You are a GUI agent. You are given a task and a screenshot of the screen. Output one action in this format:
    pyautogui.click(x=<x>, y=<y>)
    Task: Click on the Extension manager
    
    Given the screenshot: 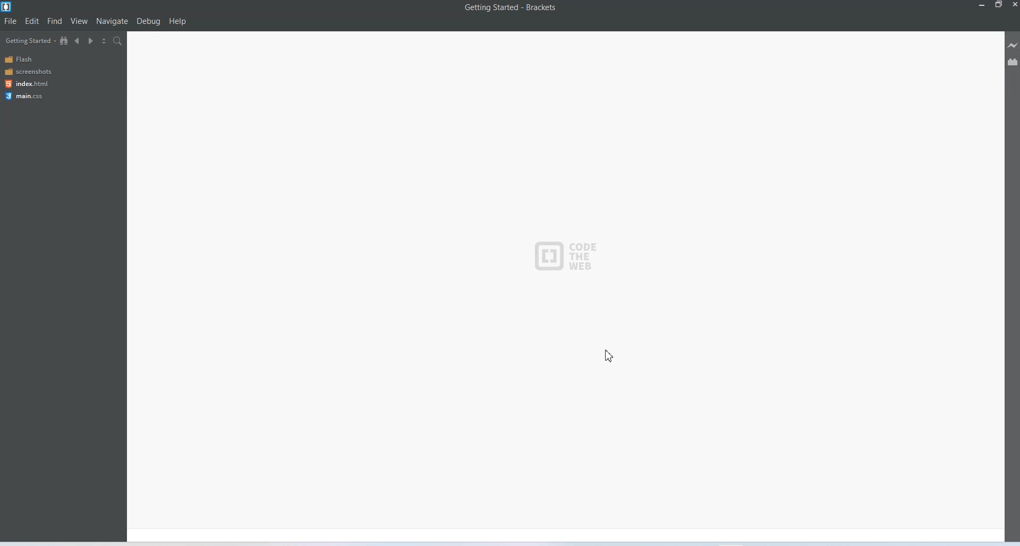 What is the action you would take?
    pyautogui.click(x=1013, y=59)
    